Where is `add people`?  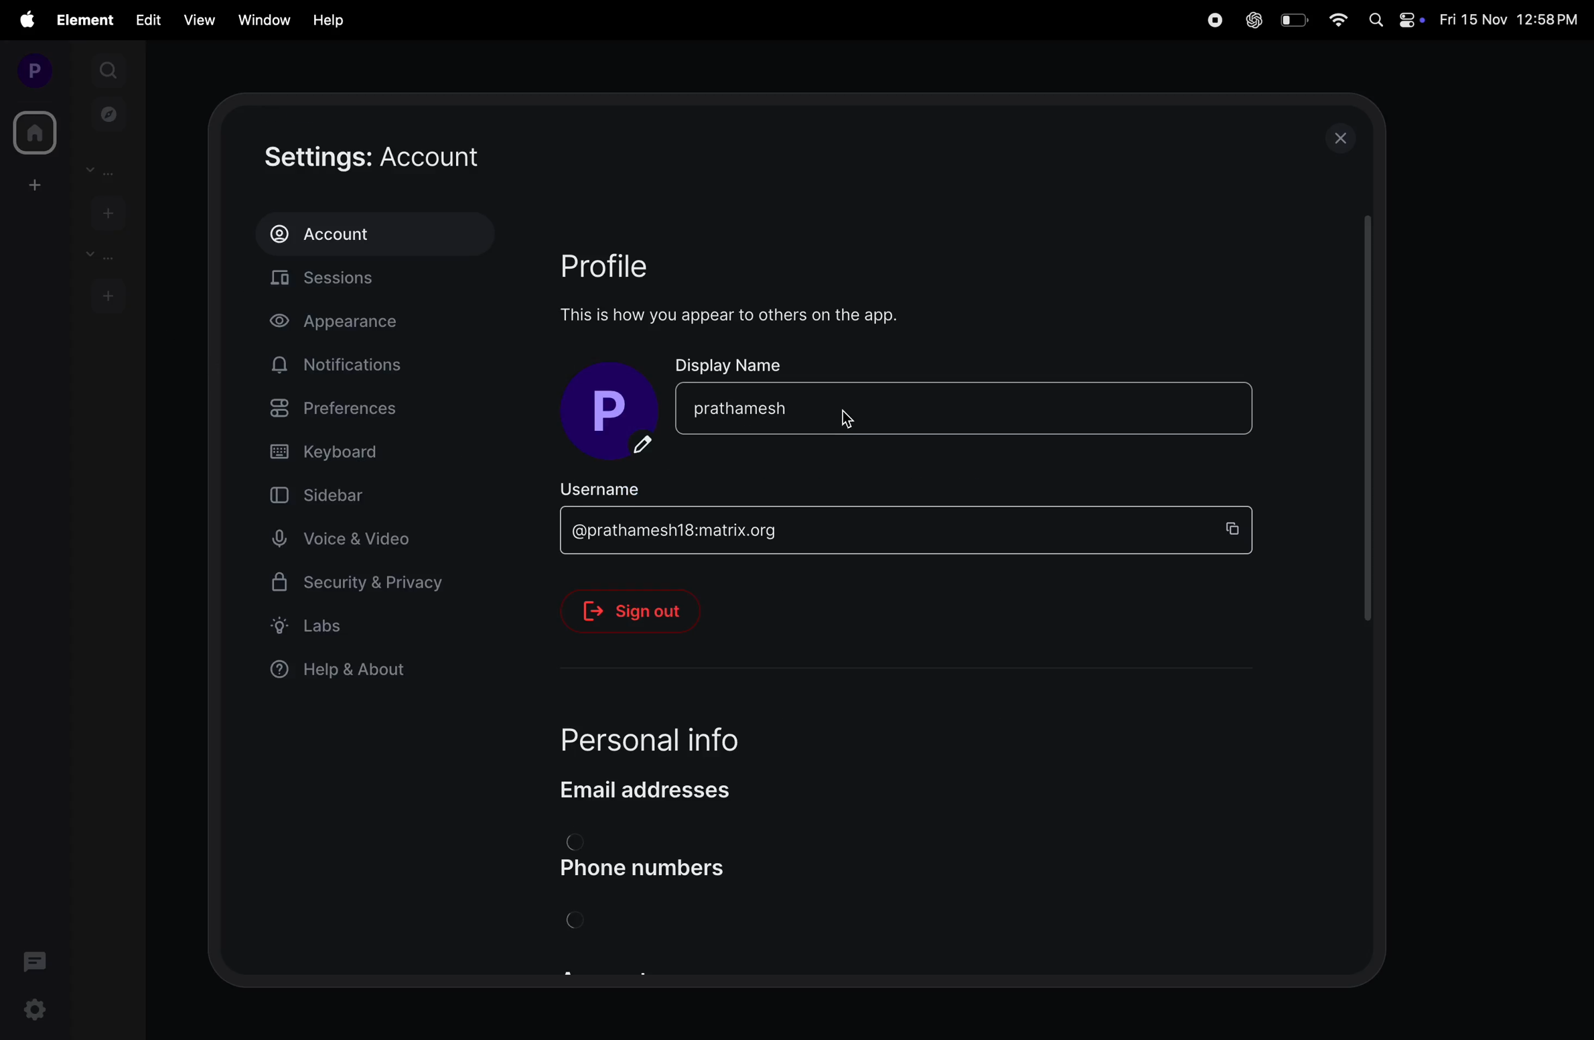
add people is located at coordinates (105, 211).